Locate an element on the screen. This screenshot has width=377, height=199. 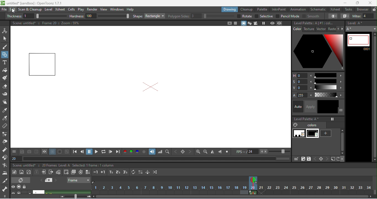
camera stand view is located at coordinates (243, 23).